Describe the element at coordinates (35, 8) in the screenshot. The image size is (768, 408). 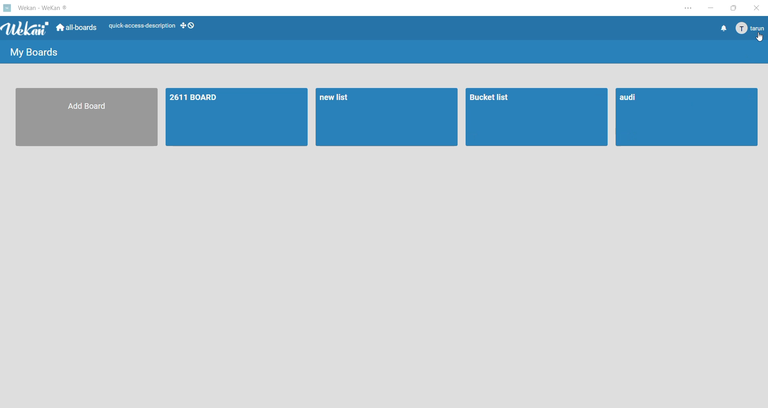
I see `wekan- wekan` at that location.